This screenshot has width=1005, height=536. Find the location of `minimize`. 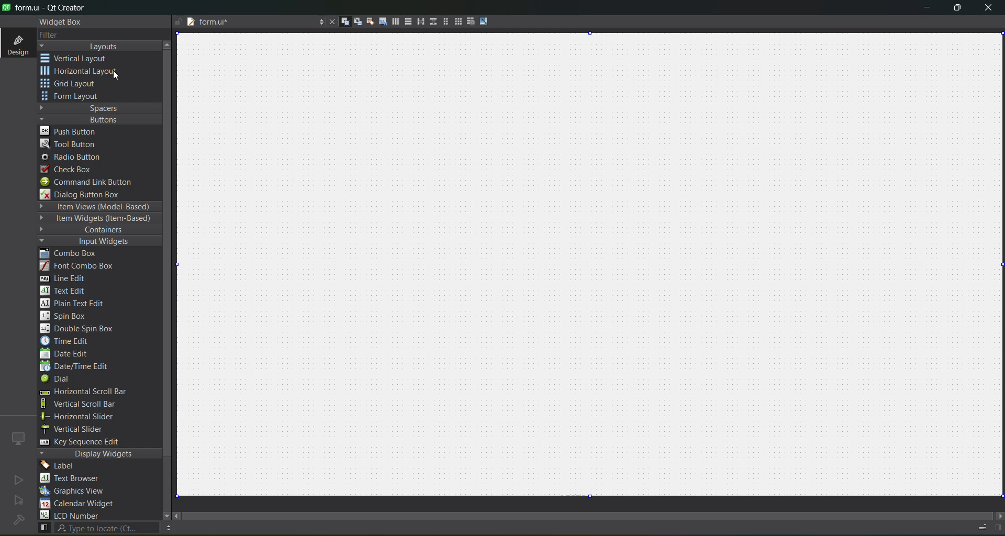

minimize is located at coordinates (927, 9).